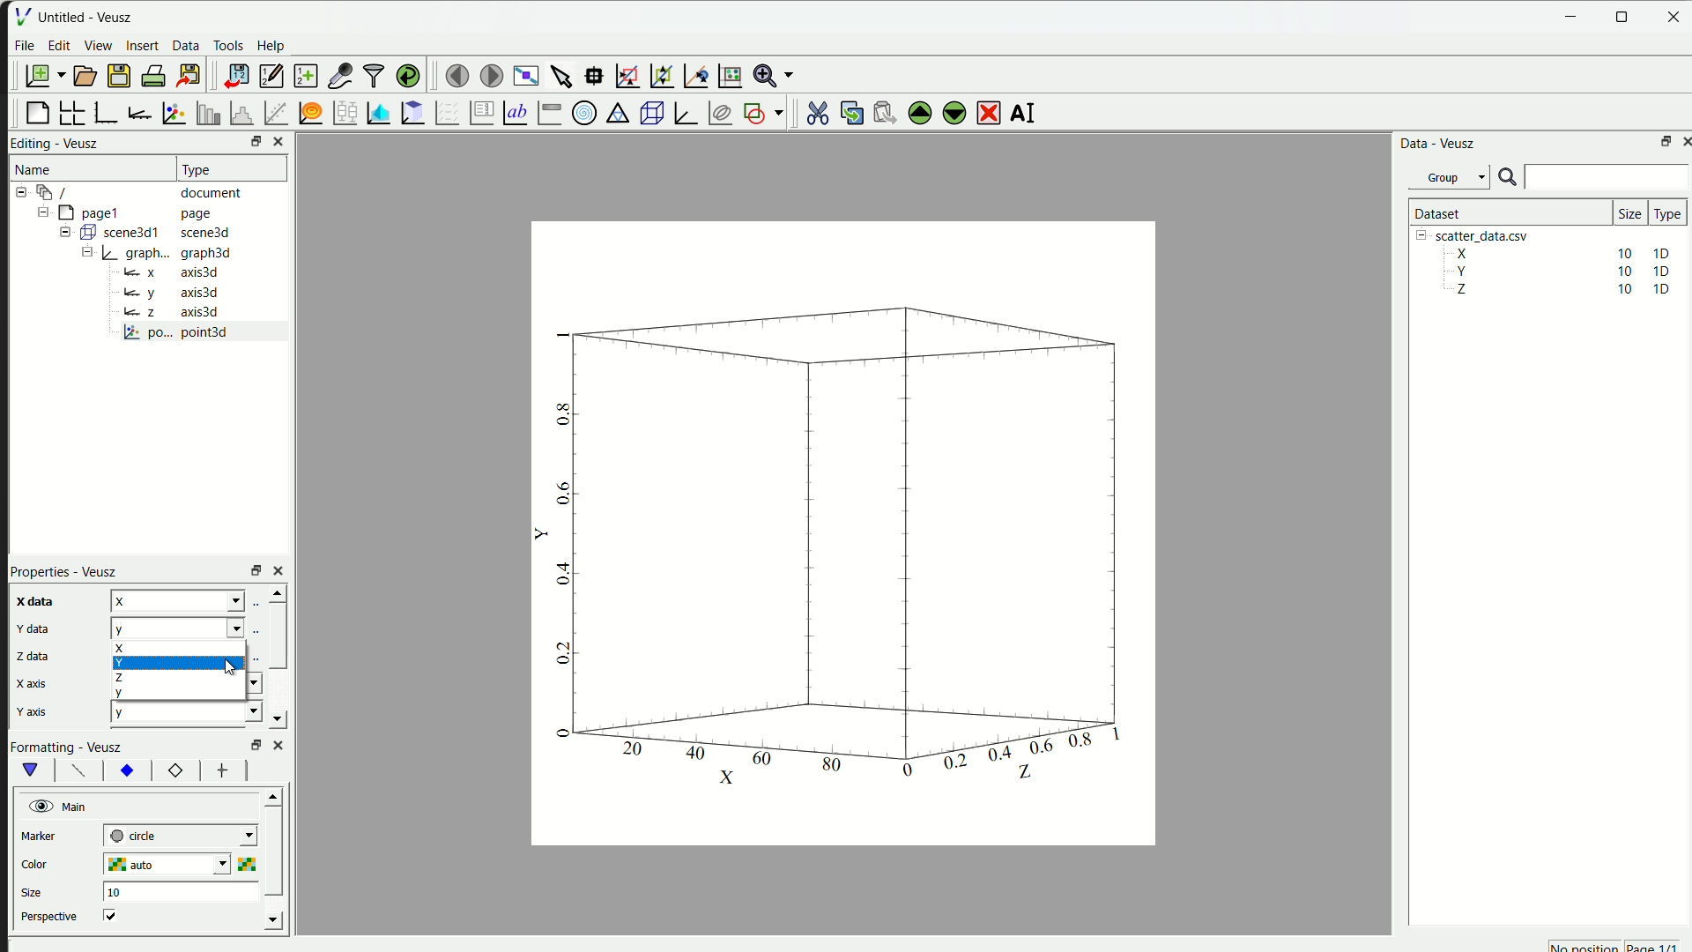 The height and width of the screenshot is (952, 1692). Describe the element at coordinates (33, 601) in the screenshot. I see `x data` at that location.